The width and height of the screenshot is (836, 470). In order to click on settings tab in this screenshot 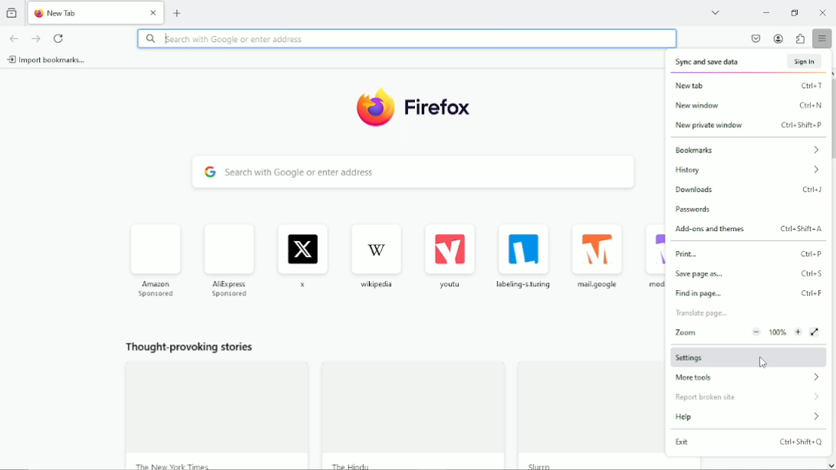, I will do `click(96, 12)`.